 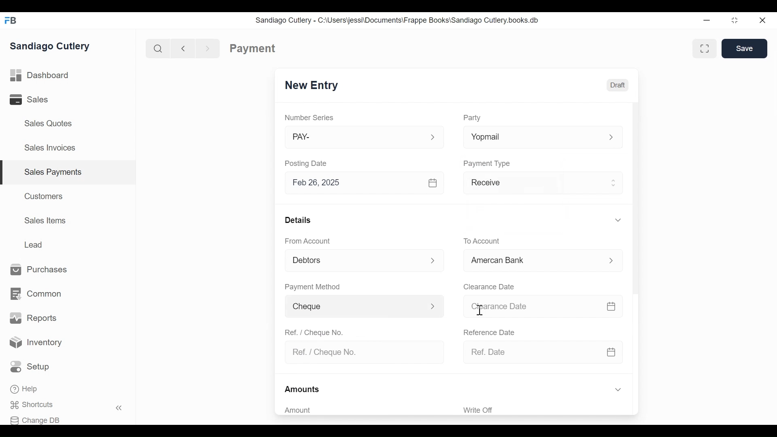 I want to click on Restore, so click(x=735, y=21).